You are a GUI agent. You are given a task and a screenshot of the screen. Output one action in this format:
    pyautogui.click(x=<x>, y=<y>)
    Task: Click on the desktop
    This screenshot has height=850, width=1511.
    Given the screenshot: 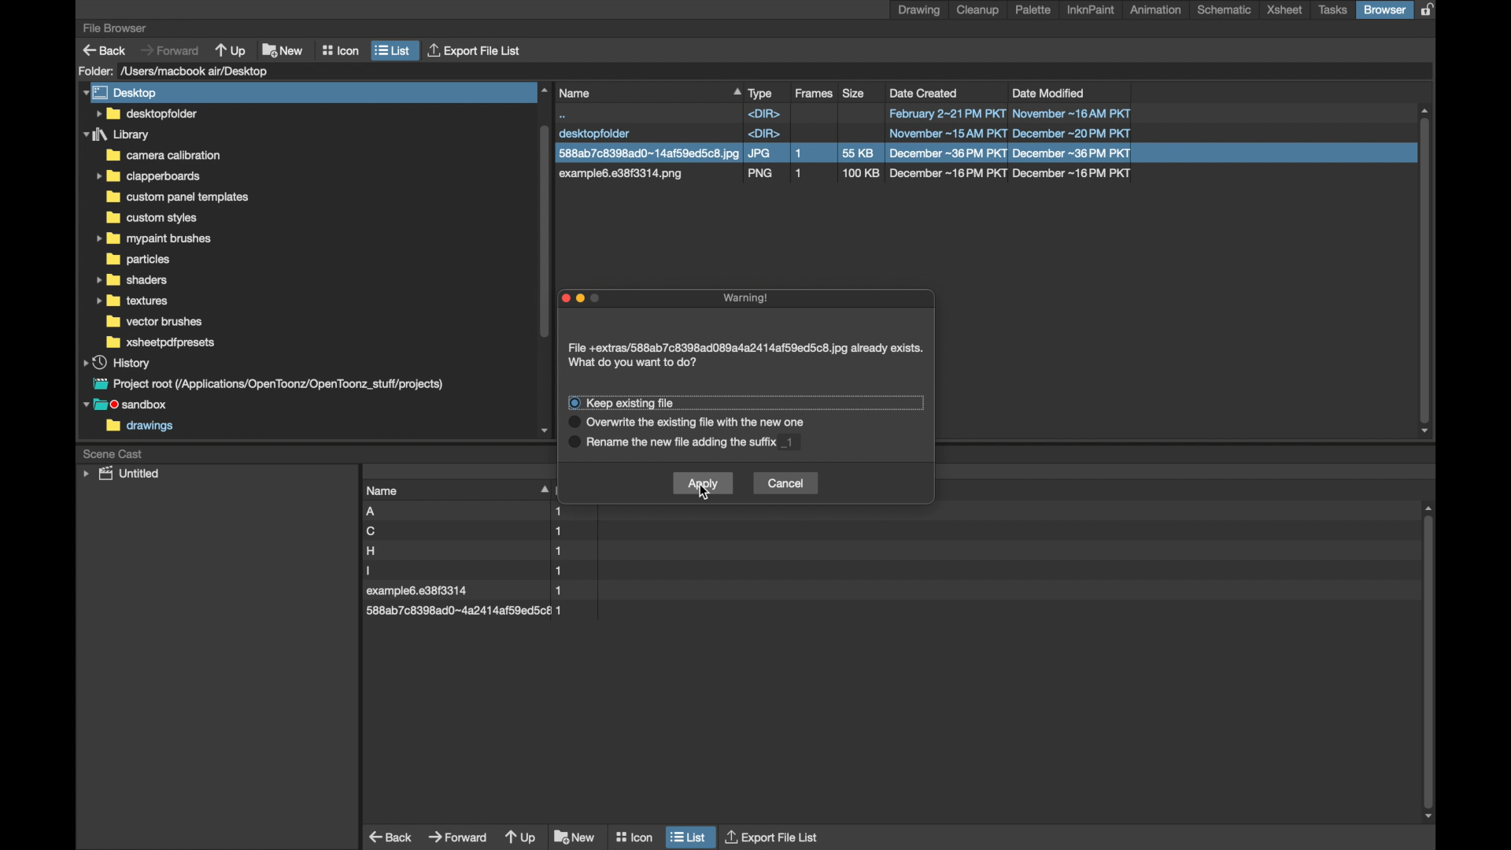 What is the action you would take?
    pyautogui.click(x=123, y=92)
    